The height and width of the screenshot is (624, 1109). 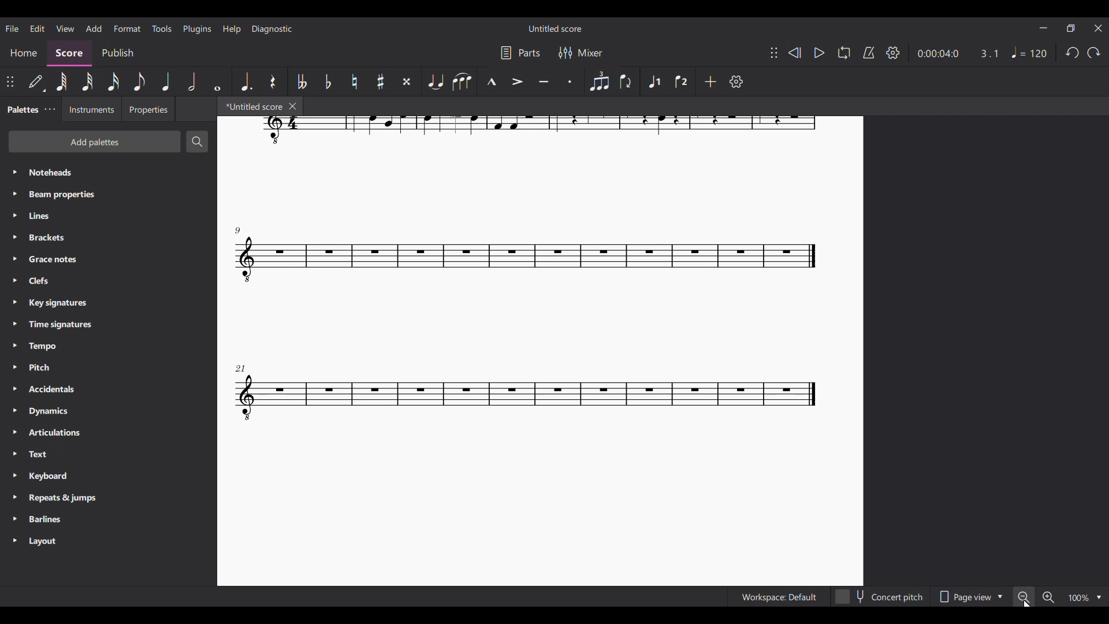 What do you see at coordinates (736, 81) in the screenshot?
I see `Settings` at bounding box center [736, 81].